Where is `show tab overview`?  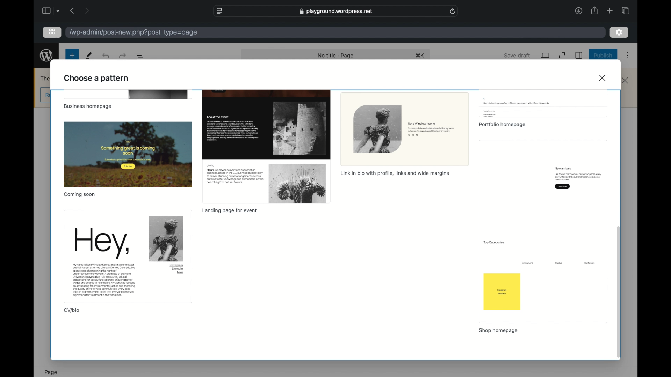 show tab overview is located at coordinates (625, 10).